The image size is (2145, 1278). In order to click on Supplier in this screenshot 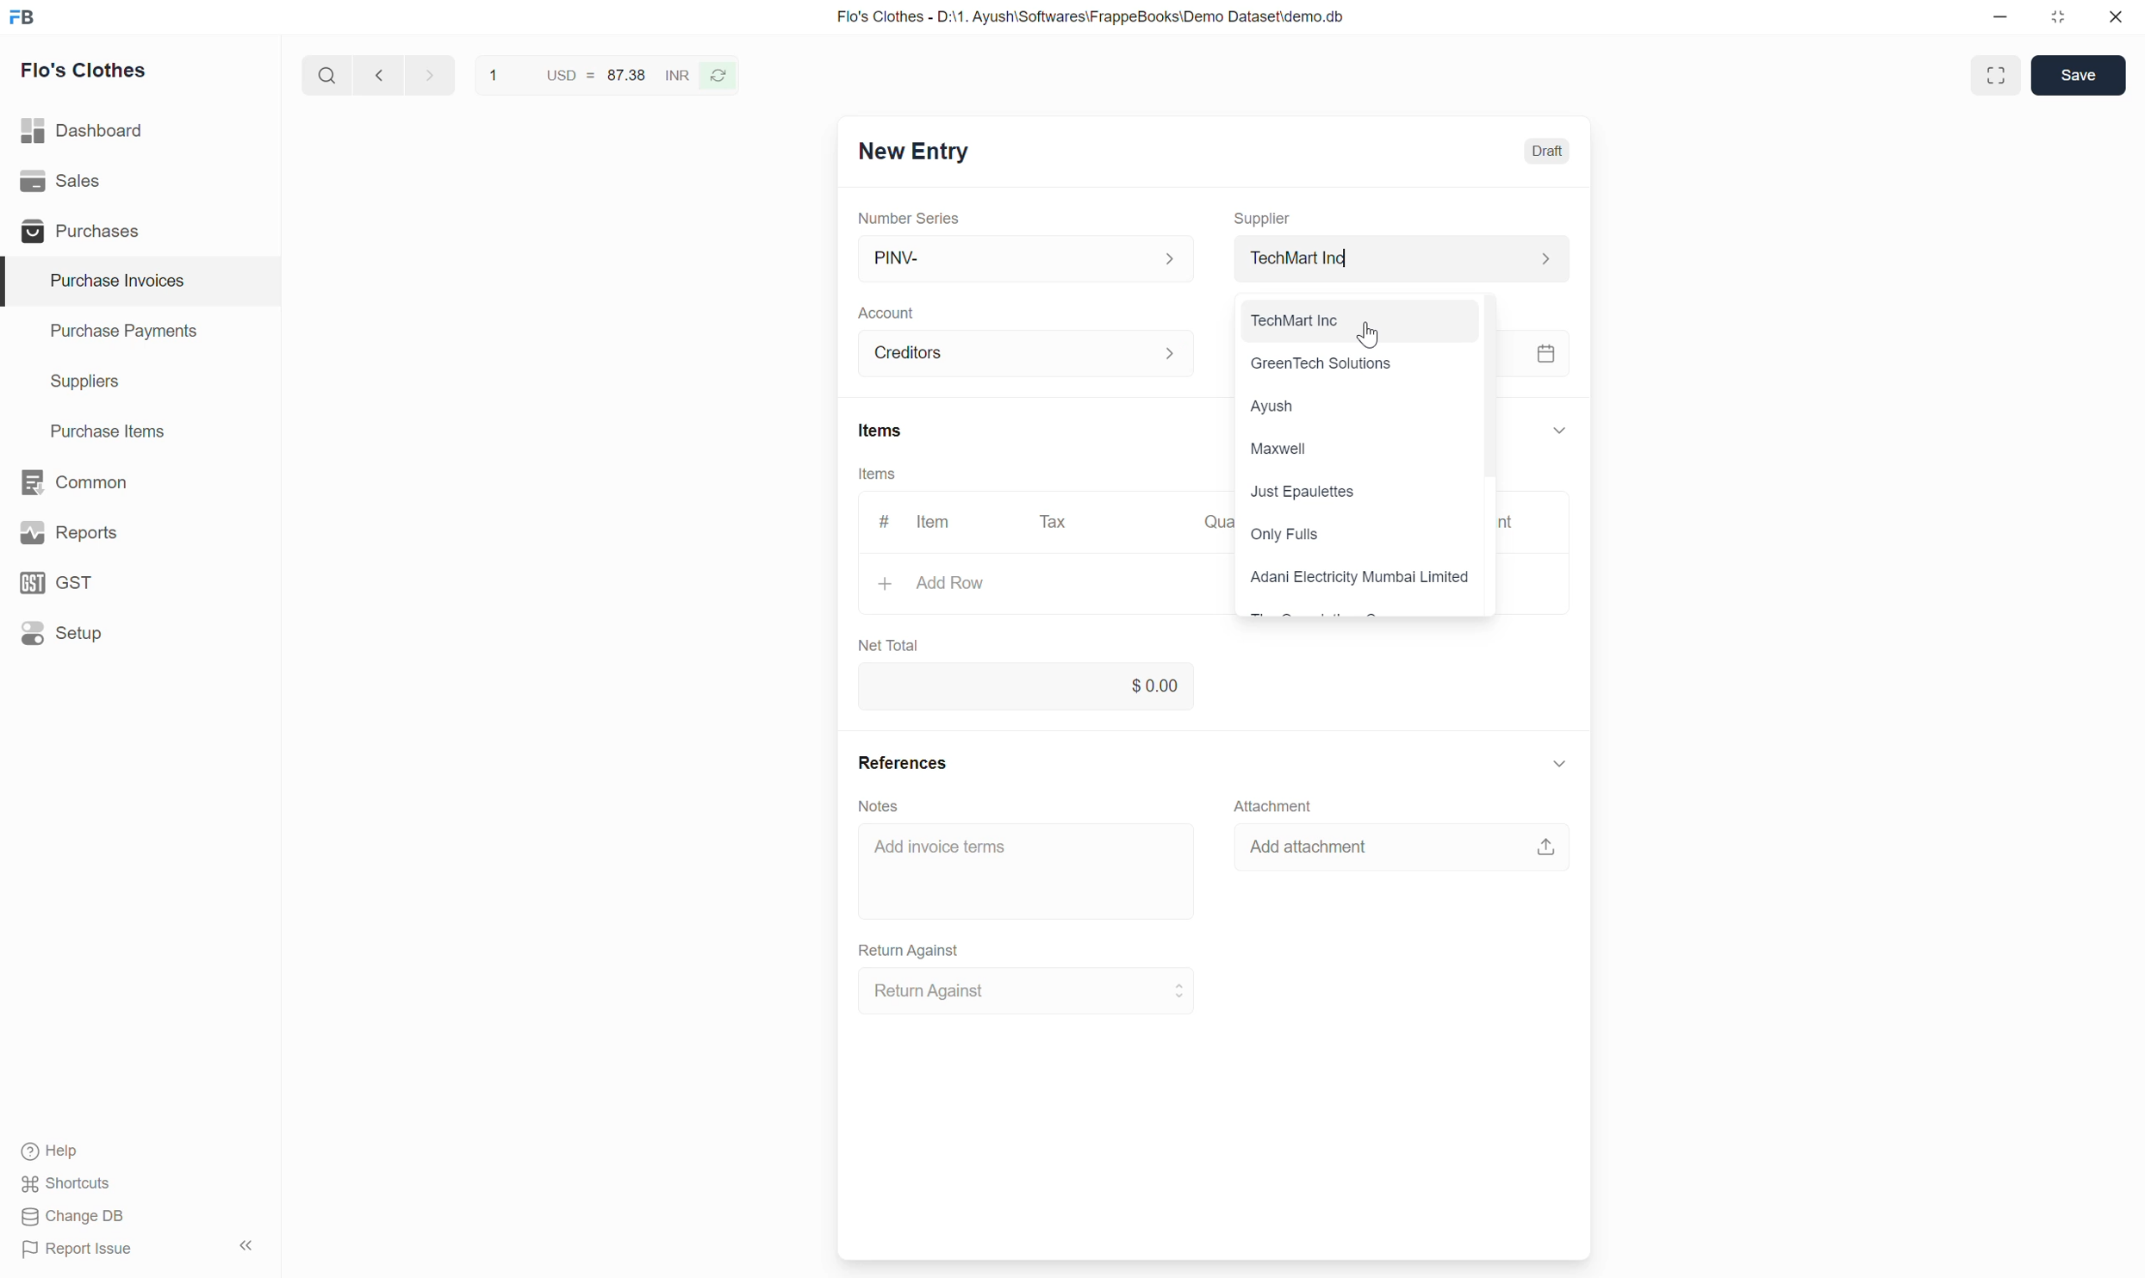, I will do `click(1265, 211)`.